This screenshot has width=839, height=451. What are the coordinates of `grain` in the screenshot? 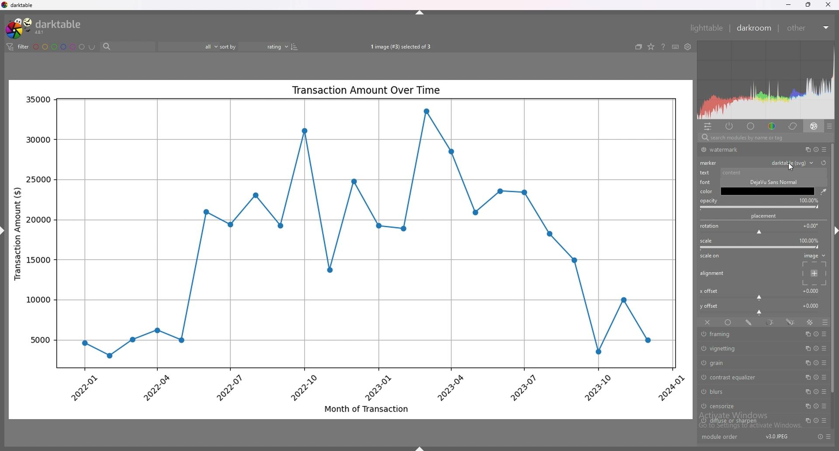 It's located at (745, 362).